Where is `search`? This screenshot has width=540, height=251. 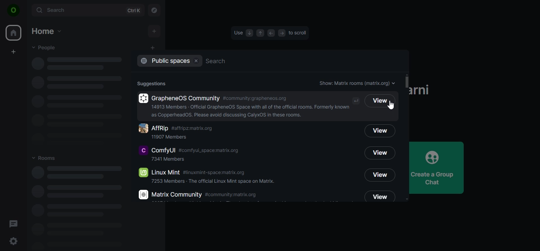
search is located at coordinates (87, 11).